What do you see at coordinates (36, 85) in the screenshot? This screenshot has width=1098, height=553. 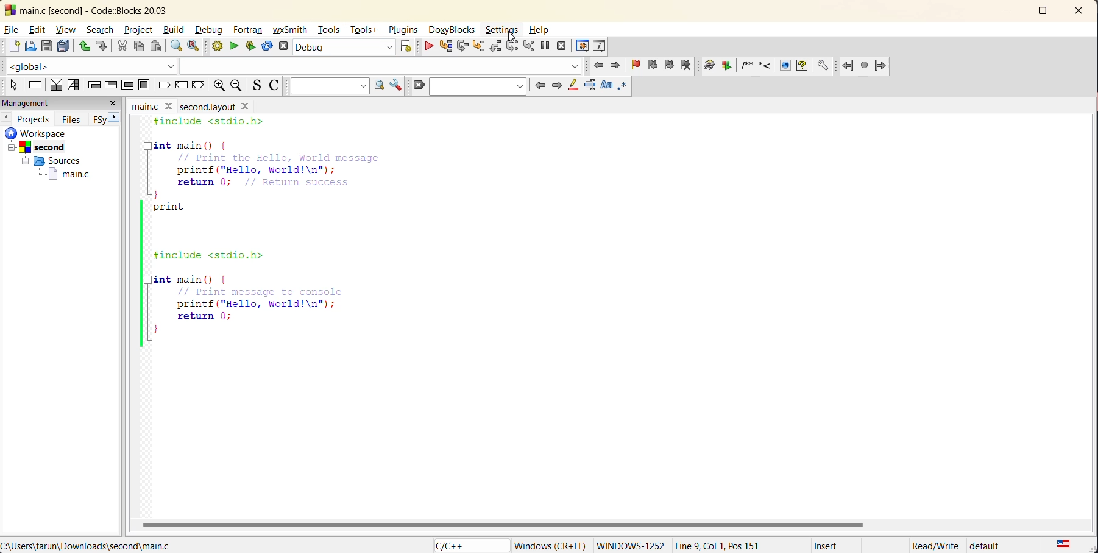 I see `instruction` at bounding box center [36, 85].